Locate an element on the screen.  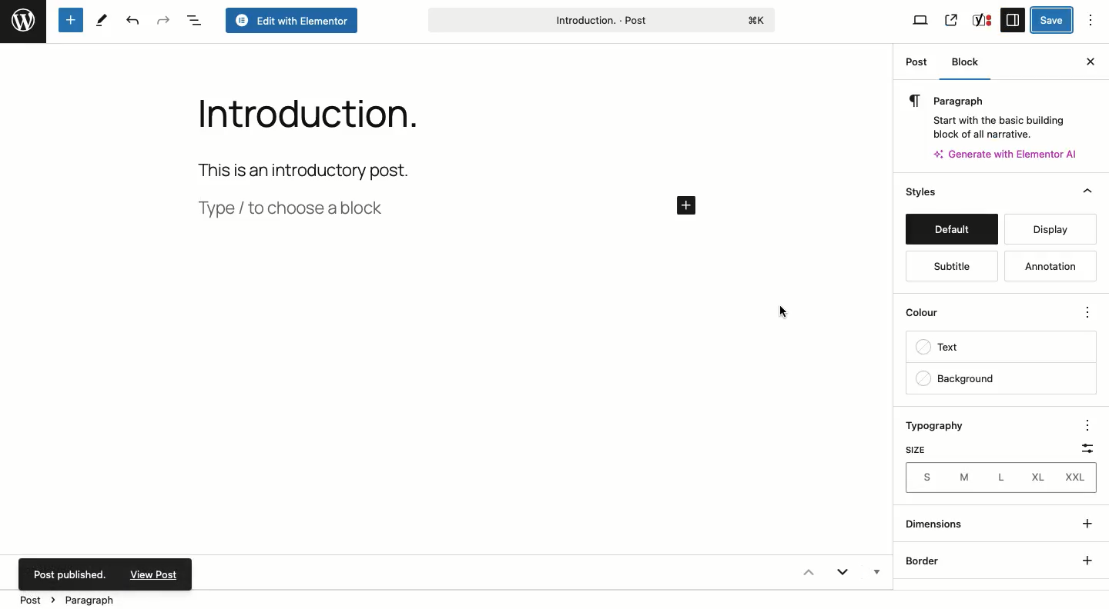
Options is located at coordinates (1087, 314).